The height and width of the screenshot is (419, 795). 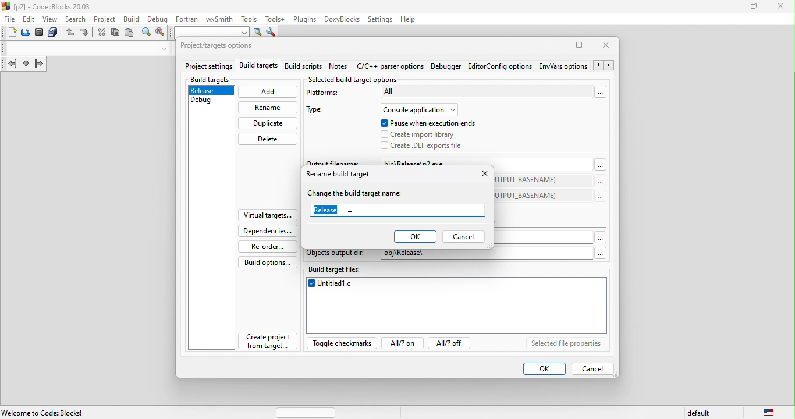 I want to click on output filename, so click(x=333, y=162).